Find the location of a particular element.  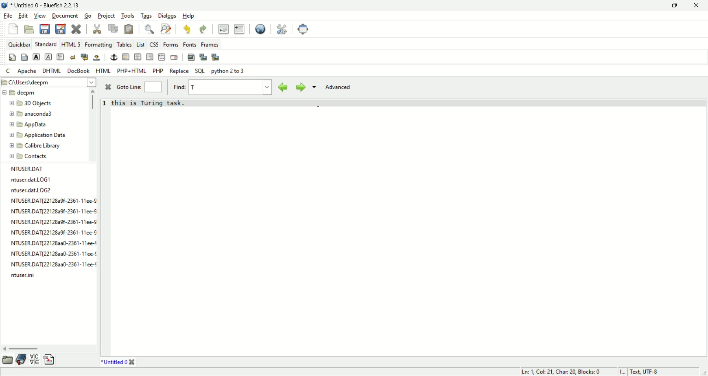

preferences is located at coordinates (282, 29).